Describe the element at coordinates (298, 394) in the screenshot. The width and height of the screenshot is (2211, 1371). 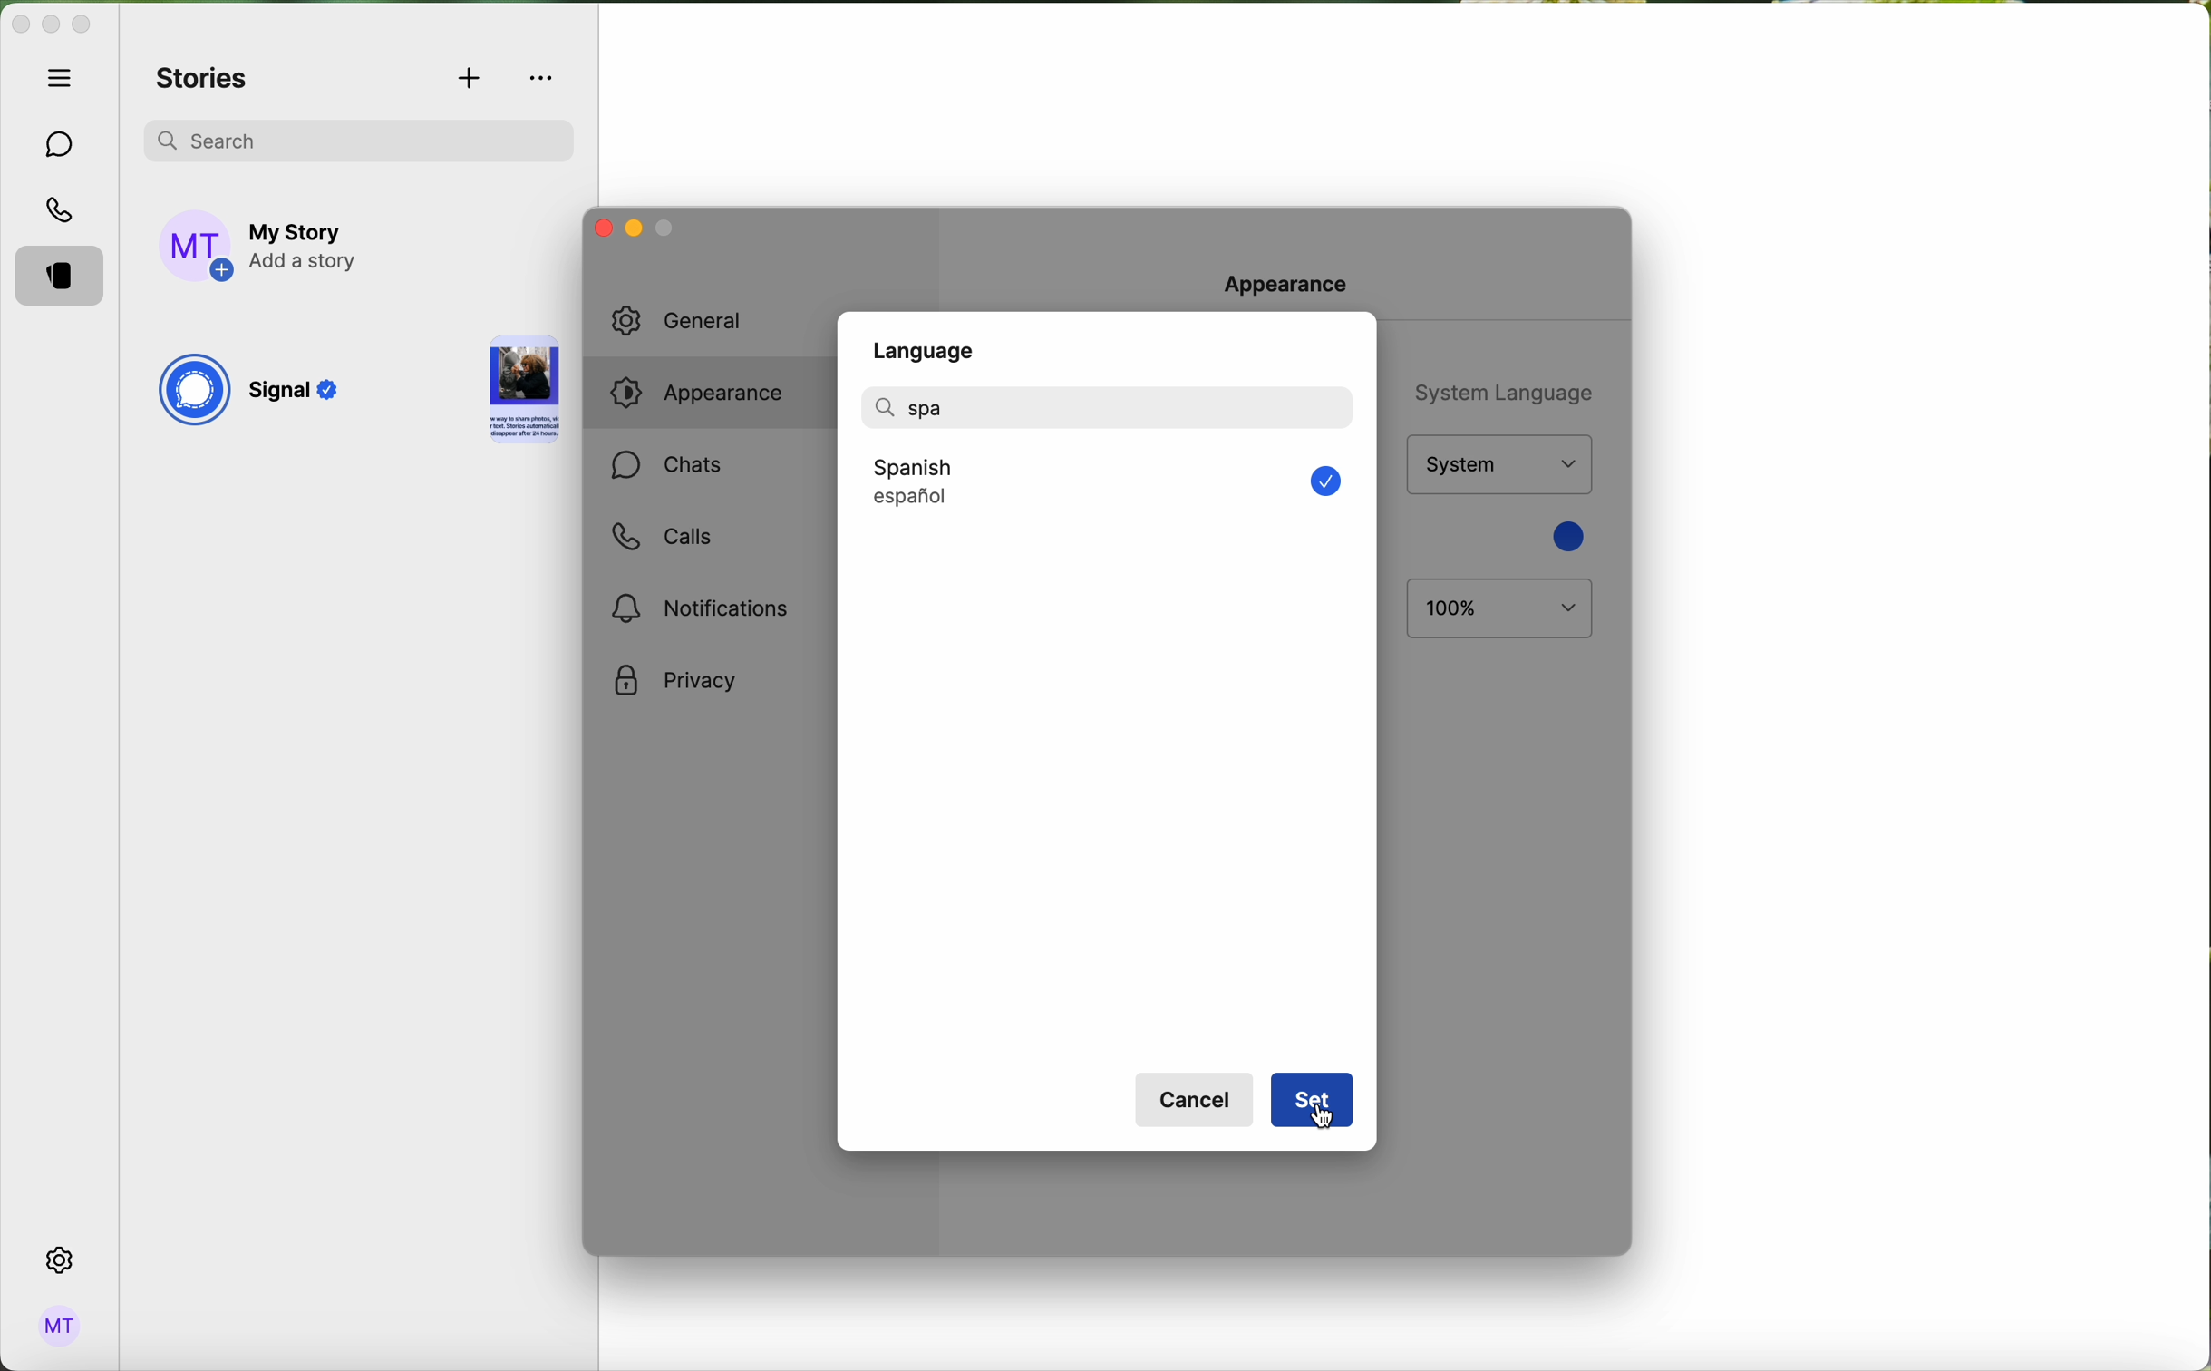
I see `Signal` at that location.